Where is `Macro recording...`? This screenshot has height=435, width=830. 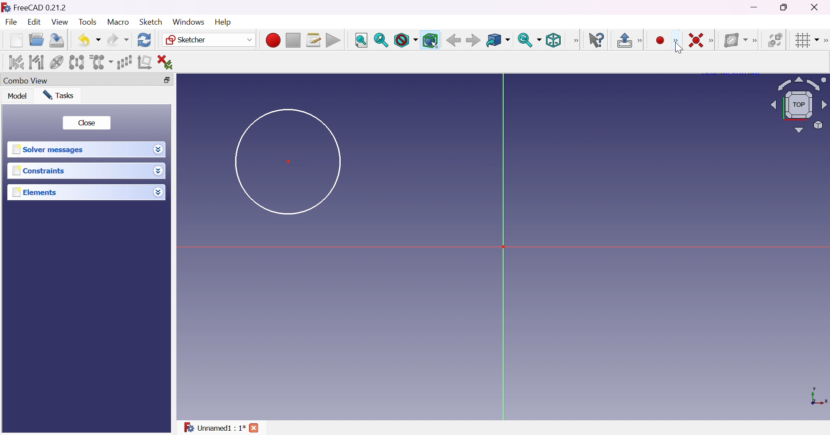 Macro recording... is located at coordinates (273, 39).